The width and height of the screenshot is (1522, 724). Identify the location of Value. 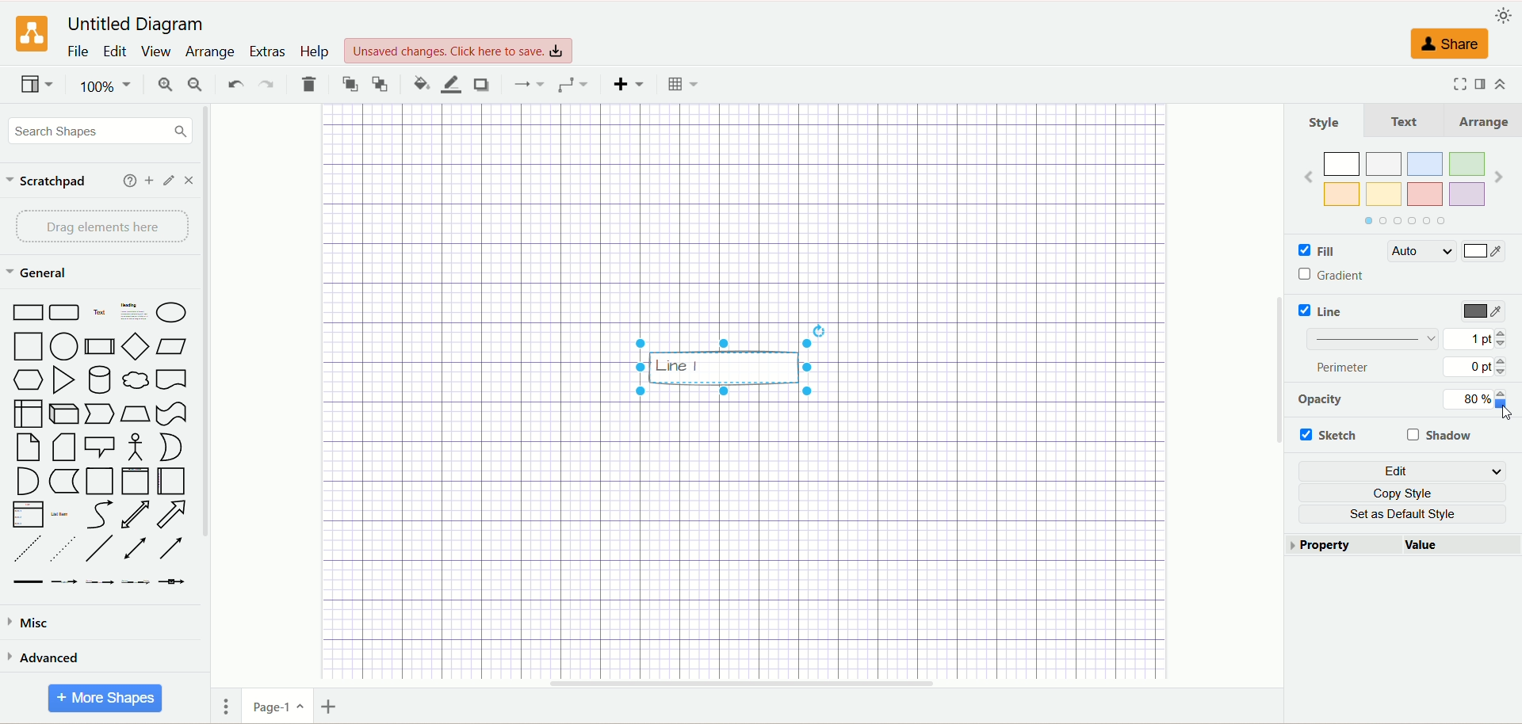
(1455, 544).